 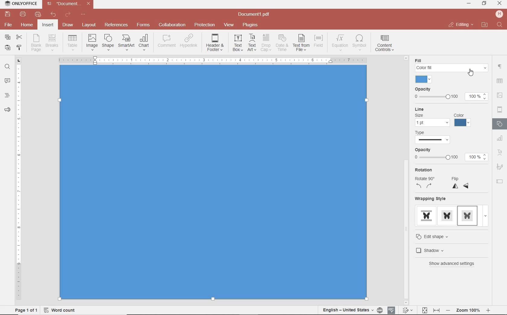 What do you see at coordinates (143, 25) in the screenshot?
I see `forms` at bounding box center [143, 25].